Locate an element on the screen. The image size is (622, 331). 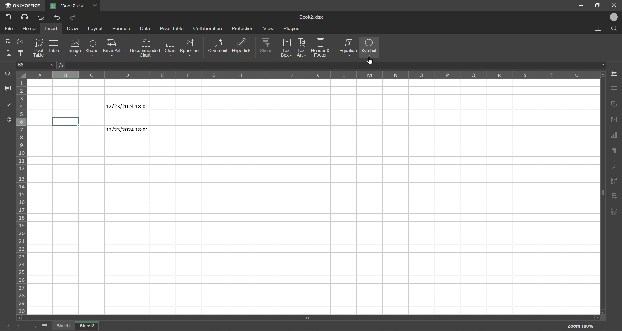
equation is located at coordinates (349, 48).